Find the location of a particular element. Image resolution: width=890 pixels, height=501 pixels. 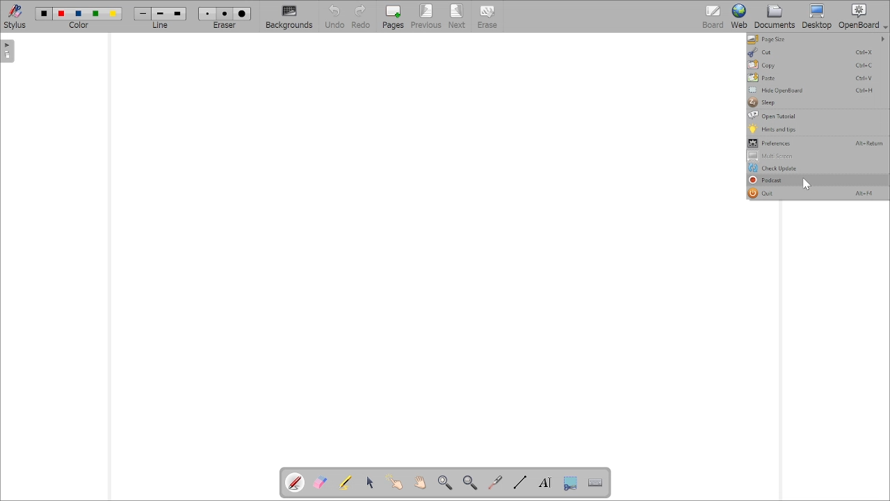

Pages is located at coordinates (391, 17).